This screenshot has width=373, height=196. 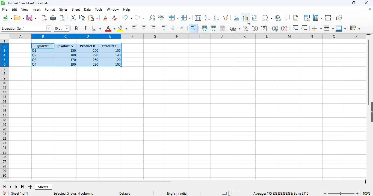 What do you see at coordinates (296, 18) in the screenshot?
I see `headers and footers` at bounding box center [296, 18].